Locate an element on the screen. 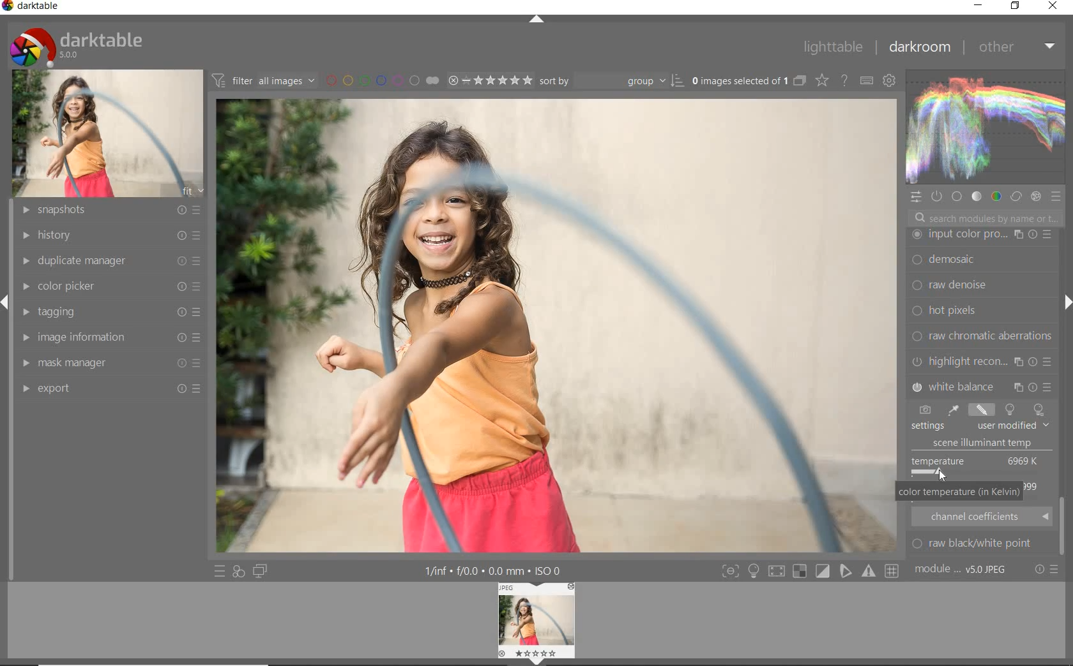  image is located at coordinates (109, 132).